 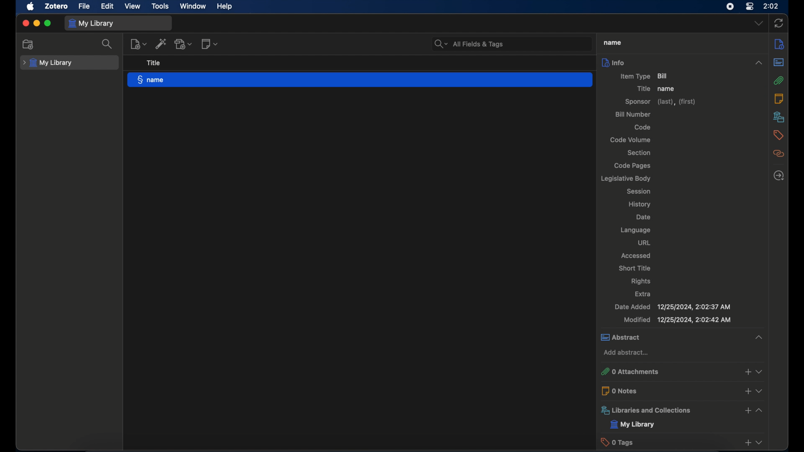 I want to click on short title, so click(x=635, y=268).